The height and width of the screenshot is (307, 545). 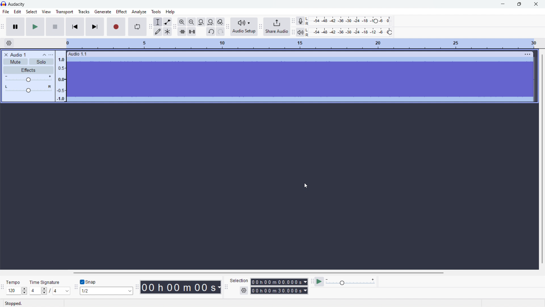 What do you see at coordinates (220, 32) in the screenshot?
I see `redo` at bounding box center [220, 32].